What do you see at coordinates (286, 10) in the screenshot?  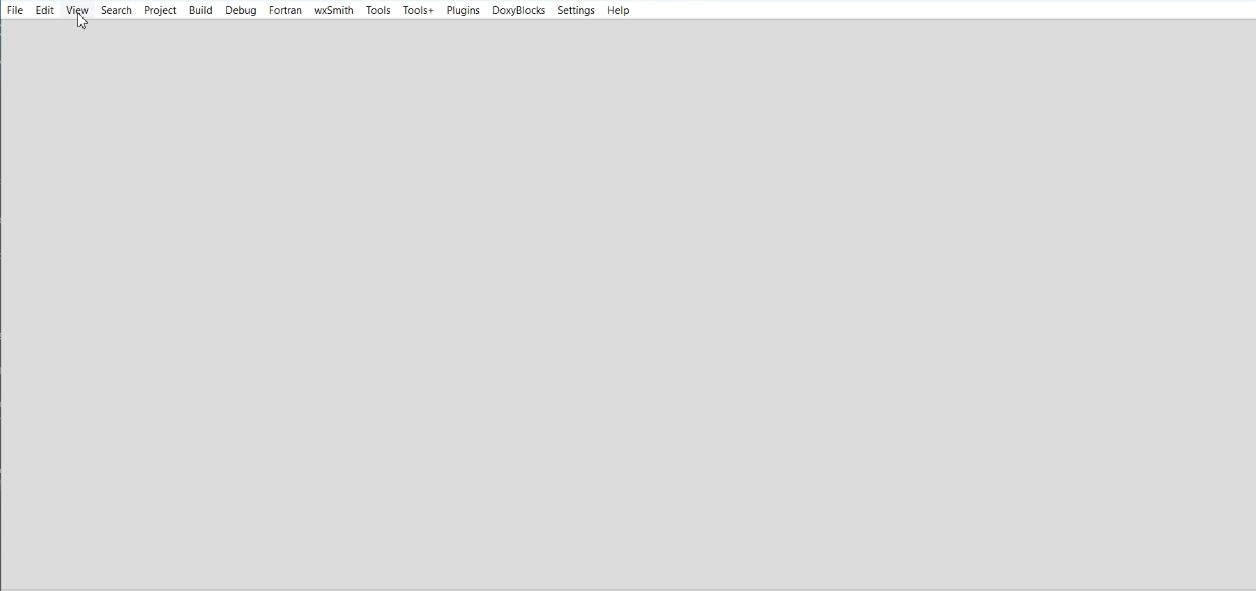 I see `Fortran` at bounding box center [286, 10].